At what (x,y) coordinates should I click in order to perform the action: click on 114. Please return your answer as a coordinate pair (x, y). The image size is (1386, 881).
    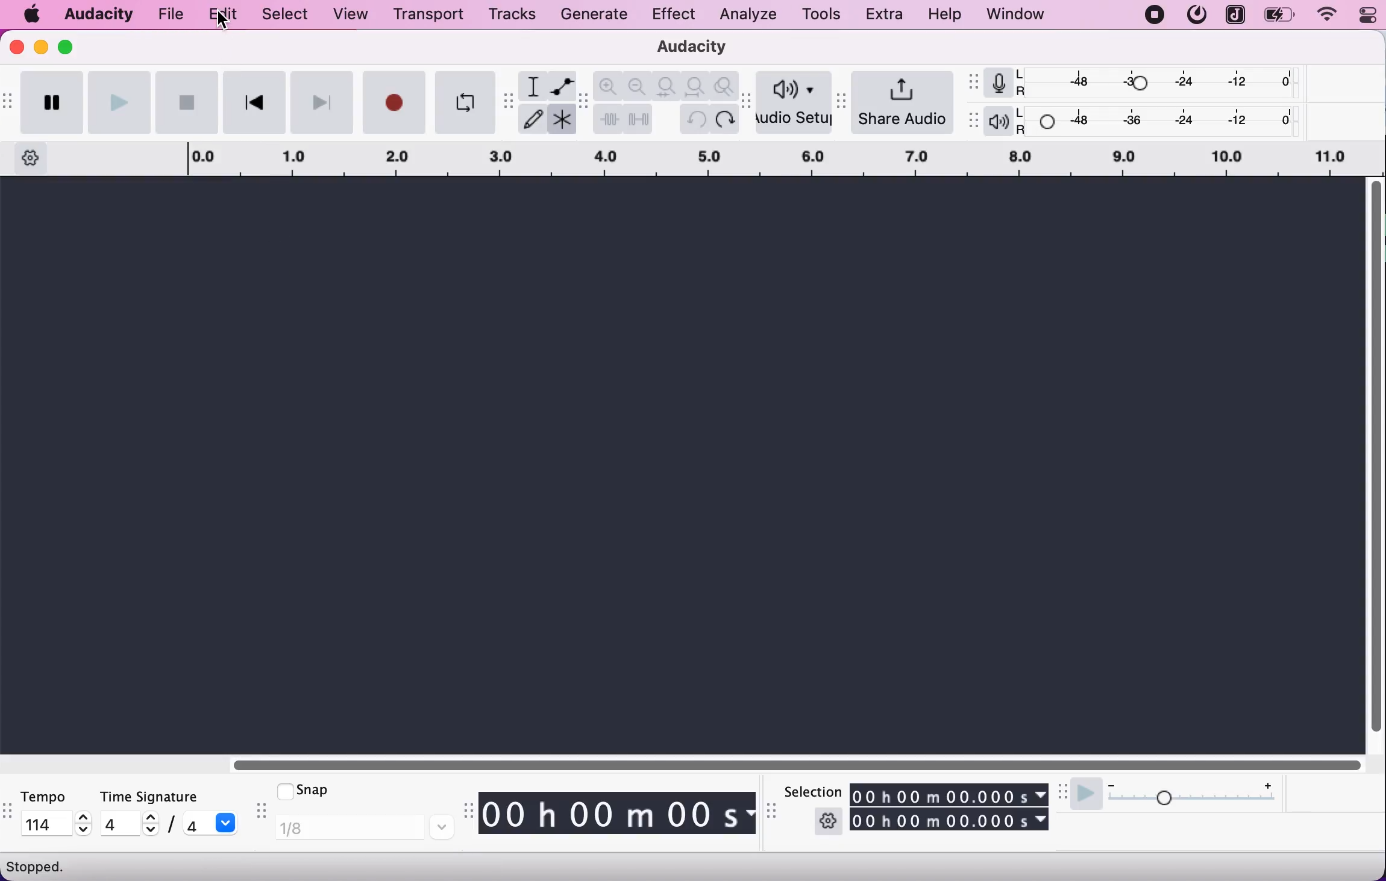
    Looking at the image, I should click on (47, 823).